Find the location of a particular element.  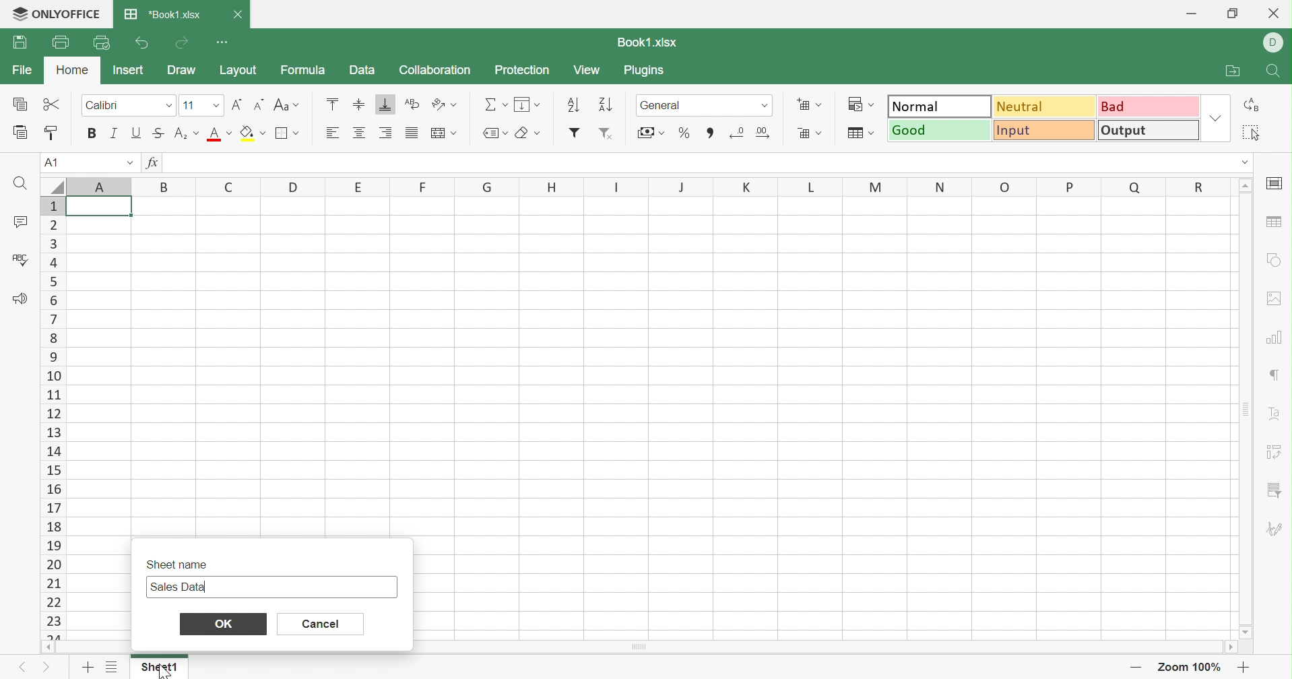

Zoom 100% is located at coordinates (1187, 666).